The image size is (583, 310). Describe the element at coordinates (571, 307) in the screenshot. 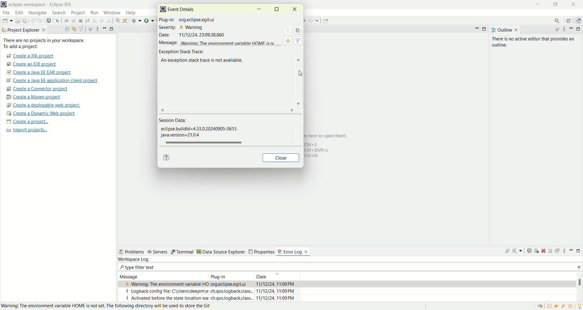

I see `what's new` at that location.